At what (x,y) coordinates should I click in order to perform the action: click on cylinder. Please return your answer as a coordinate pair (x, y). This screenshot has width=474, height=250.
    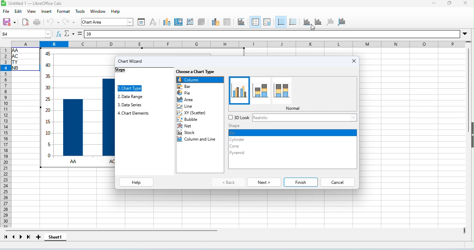
    Looking at the image, I should click on (246, 139).